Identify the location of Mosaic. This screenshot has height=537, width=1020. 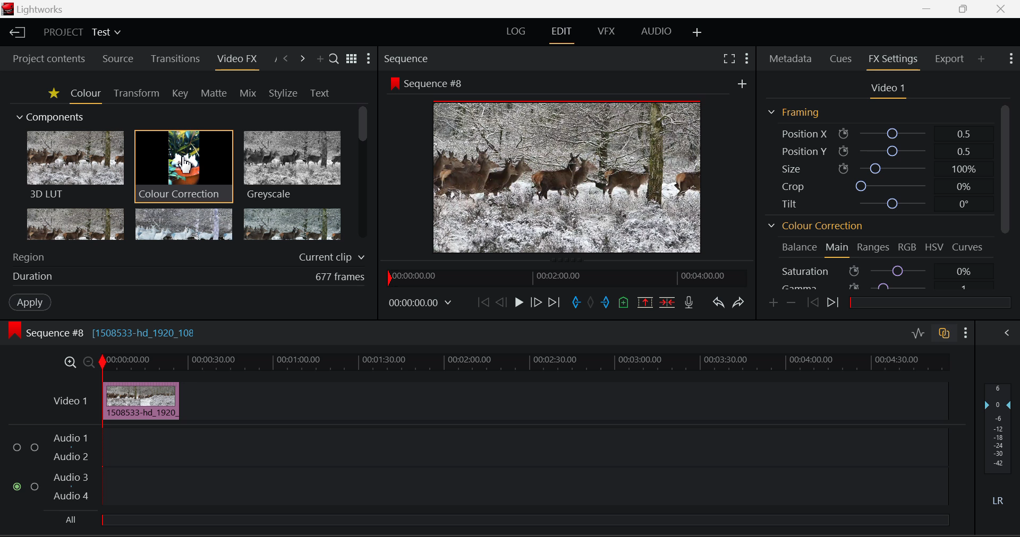
(182, 224).